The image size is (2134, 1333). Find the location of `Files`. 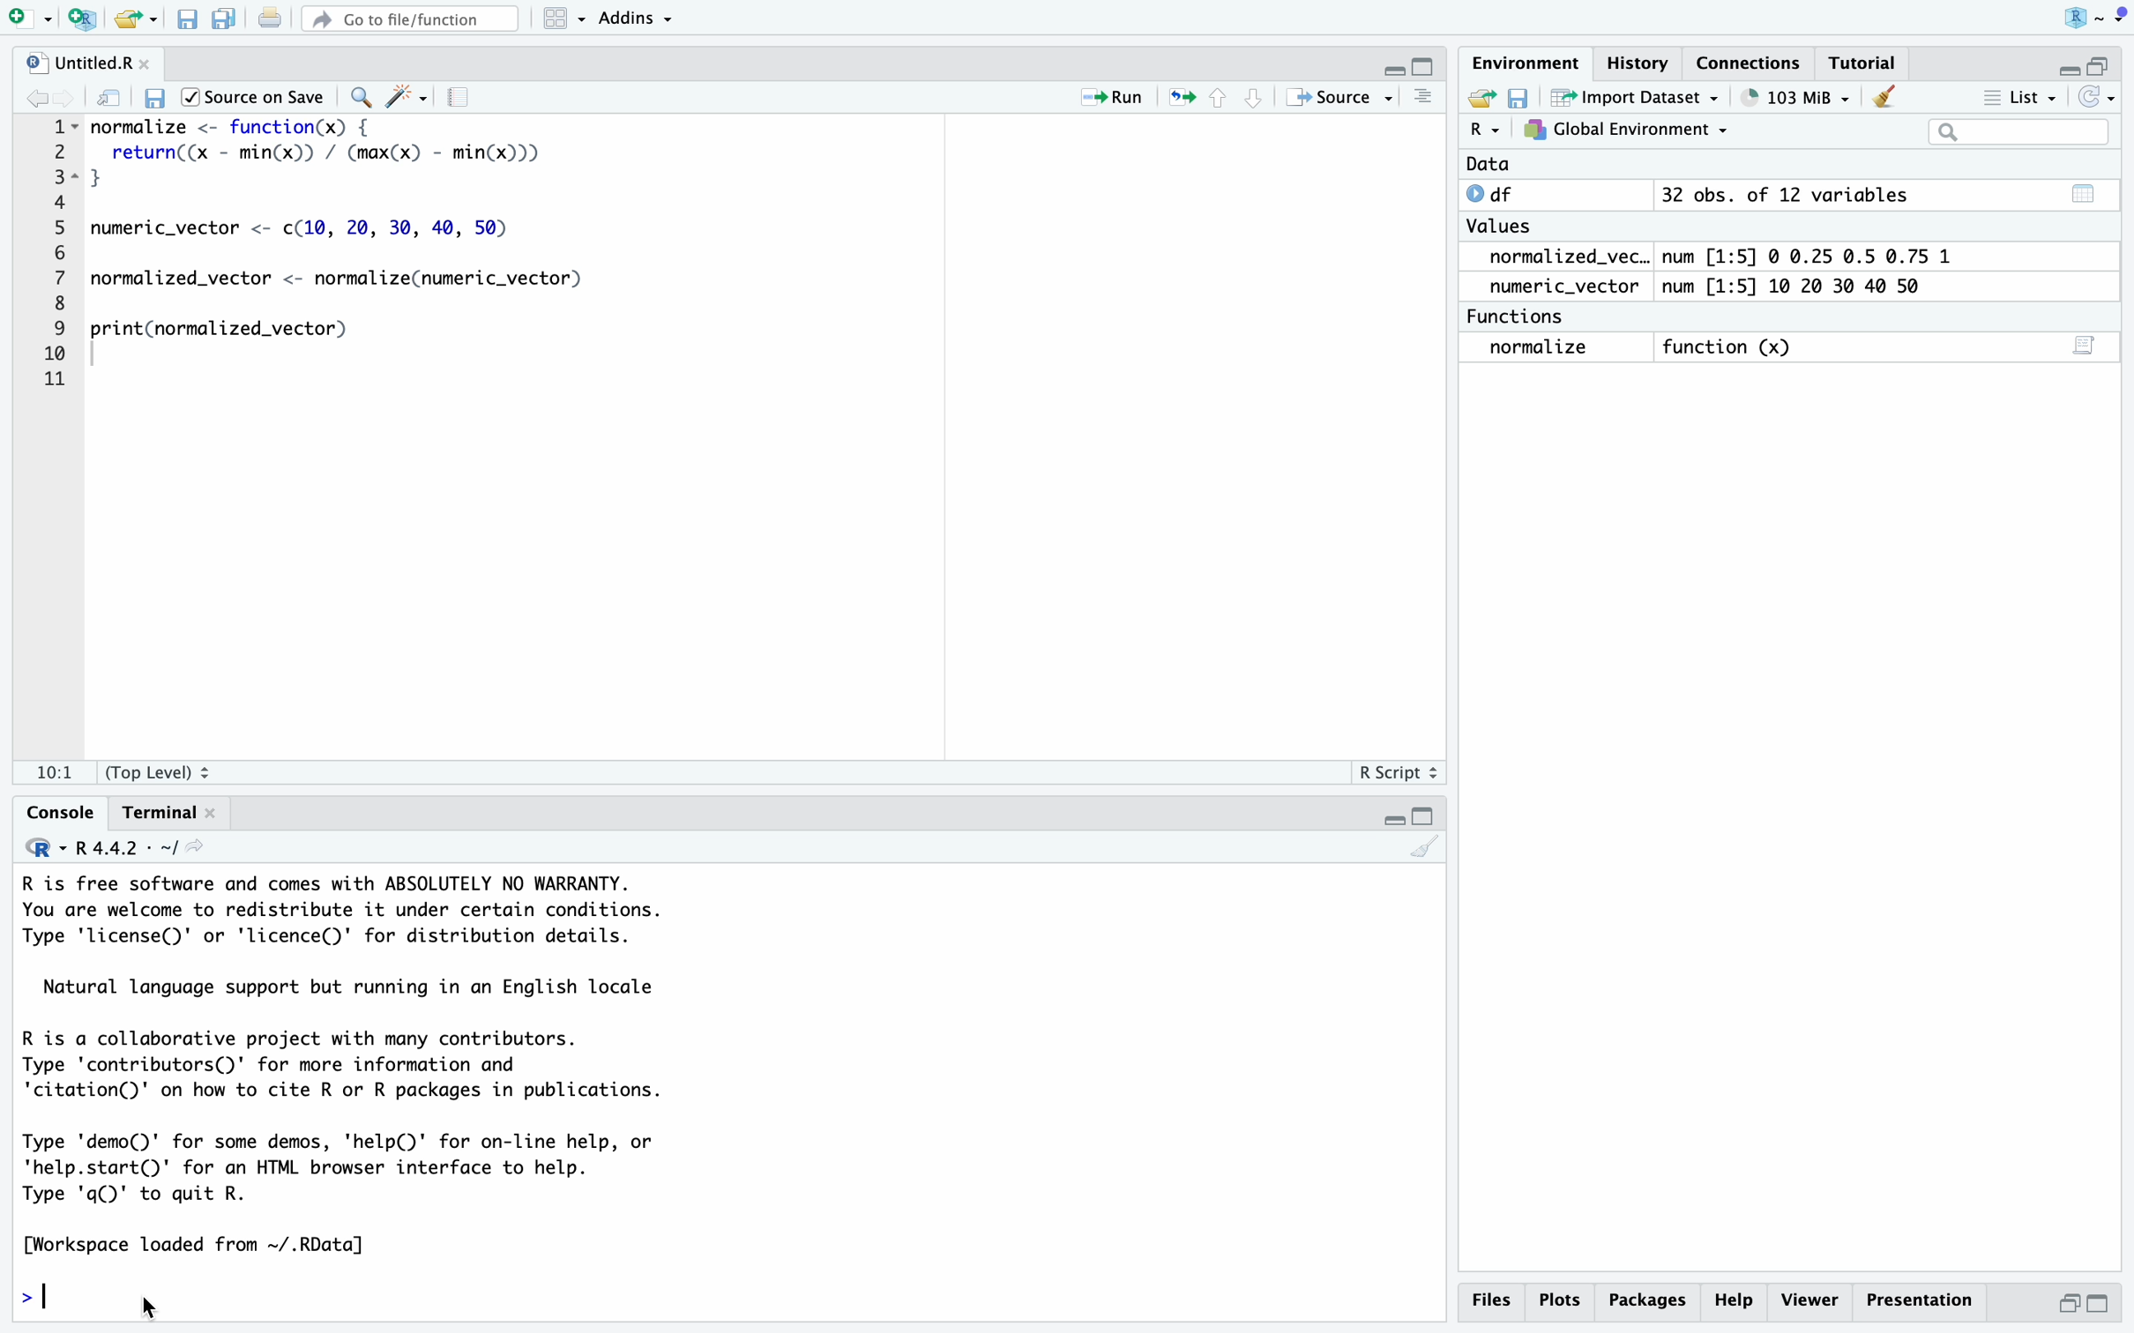

Files is located at coordinates (1490, 1299).